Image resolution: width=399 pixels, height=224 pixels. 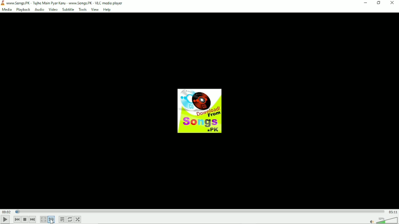 I want to click on Cursor, so click(x=53, y=222).